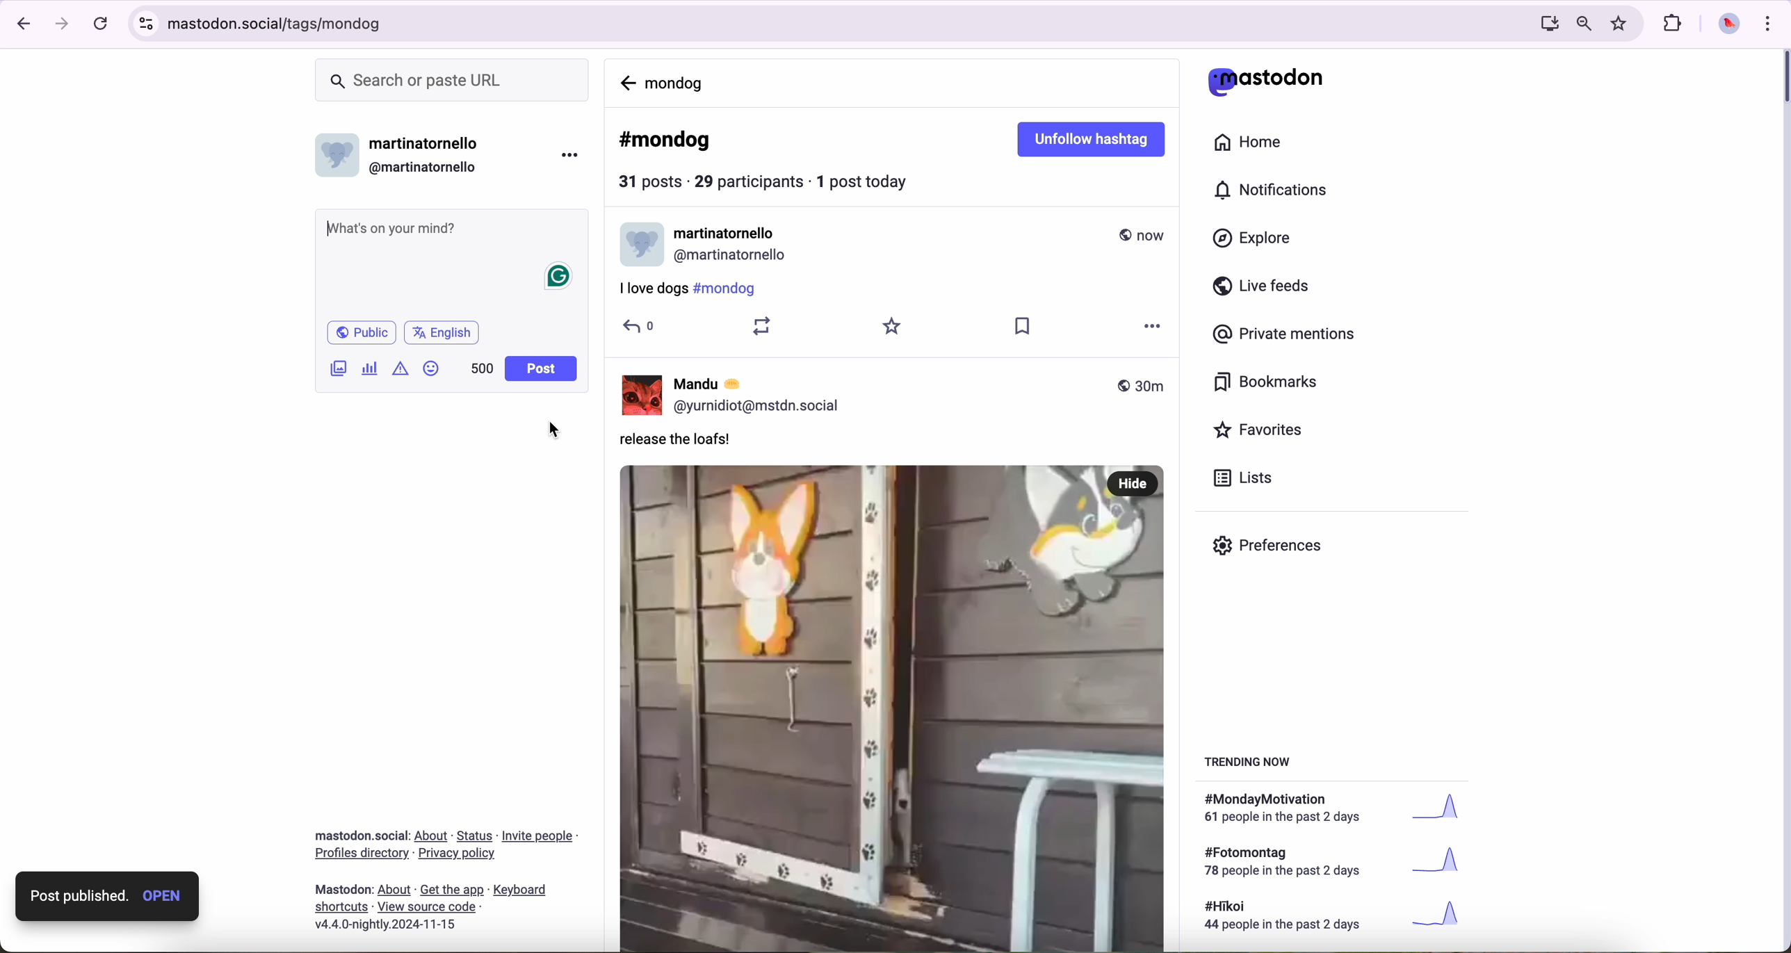 Image resolution: width=1791 pixels, height=953 pixels. What do you see at coordinates (542, 368) in the screenshot?
I see `post button` at bounding box center [542, 368].